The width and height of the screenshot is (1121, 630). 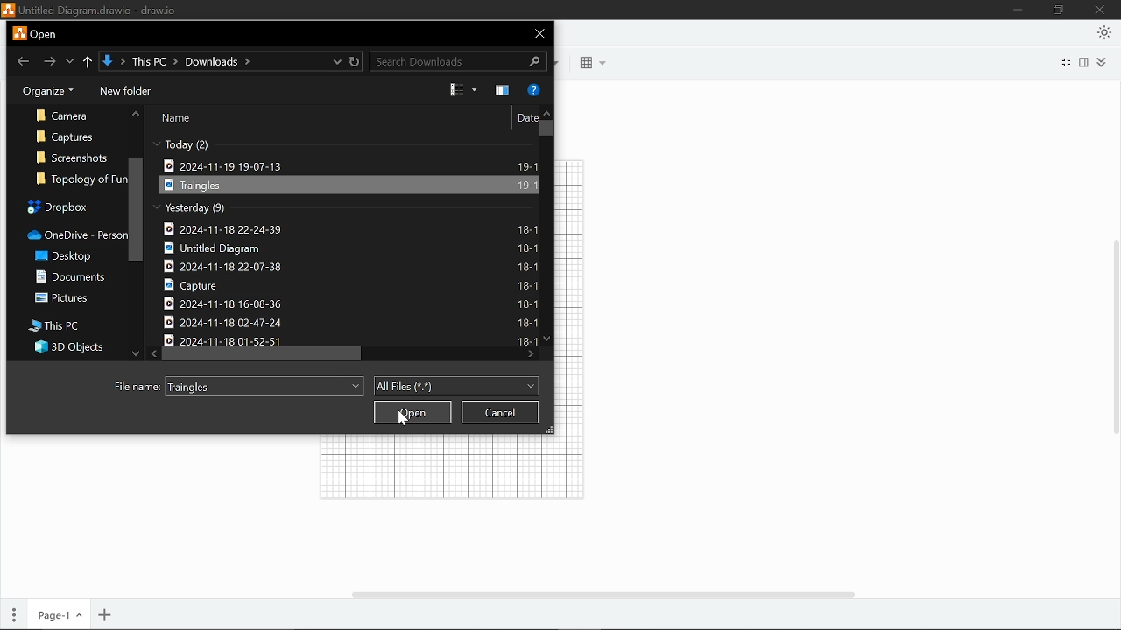 I want to click on Get help, so click(x=533, y=89).